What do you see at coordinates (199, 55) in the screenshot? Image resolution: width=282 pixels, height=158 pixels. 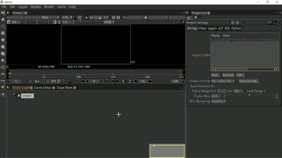 I see `Project paths` at bounding box center [199, 55].